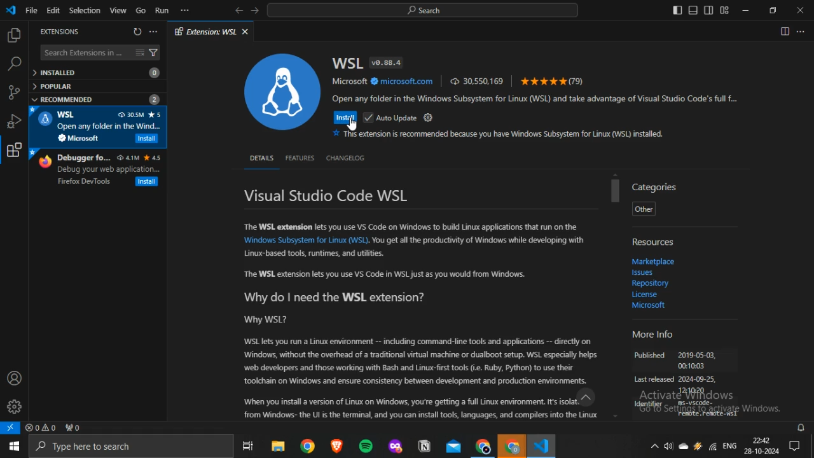  What do you see at coordinates (266, 320) in the screenshot?
I see `Why WSL?` at bounding box center [266, 320].